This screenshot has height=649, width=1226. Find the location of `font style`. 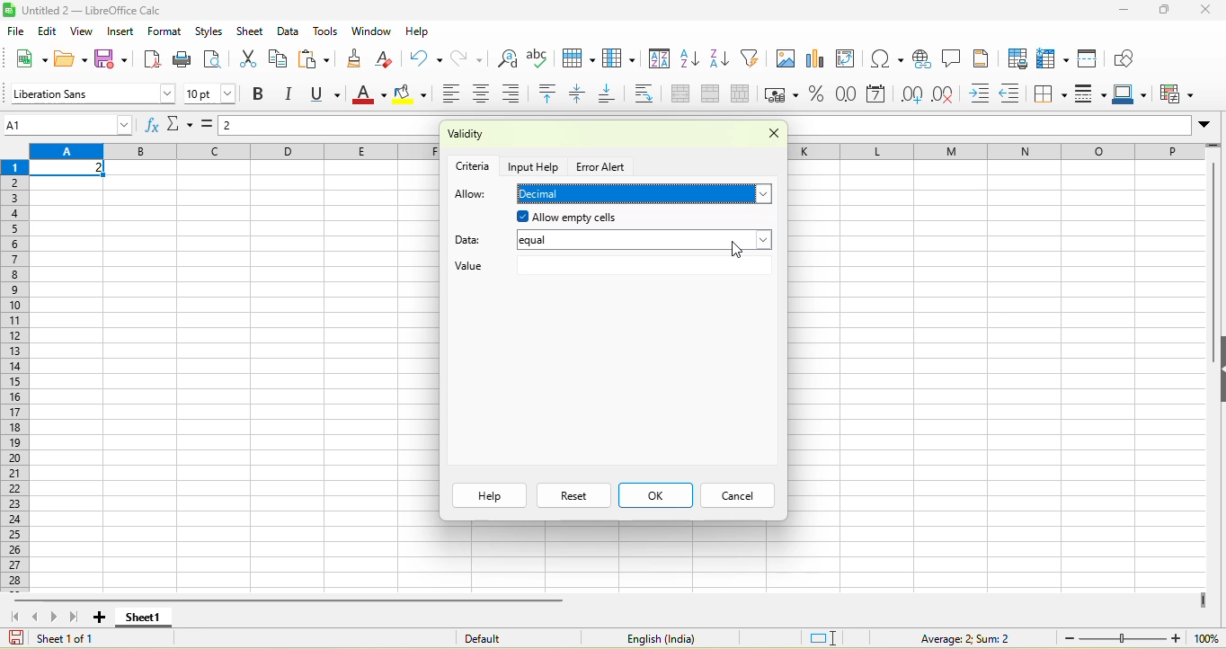

font style is located at coordinates (91, 93).